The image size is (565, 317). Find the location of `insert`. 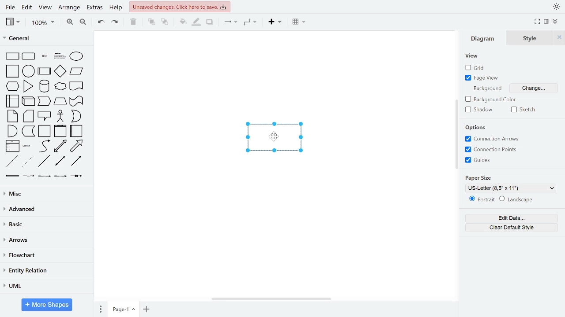

insert is located at coordinates (275, 22).